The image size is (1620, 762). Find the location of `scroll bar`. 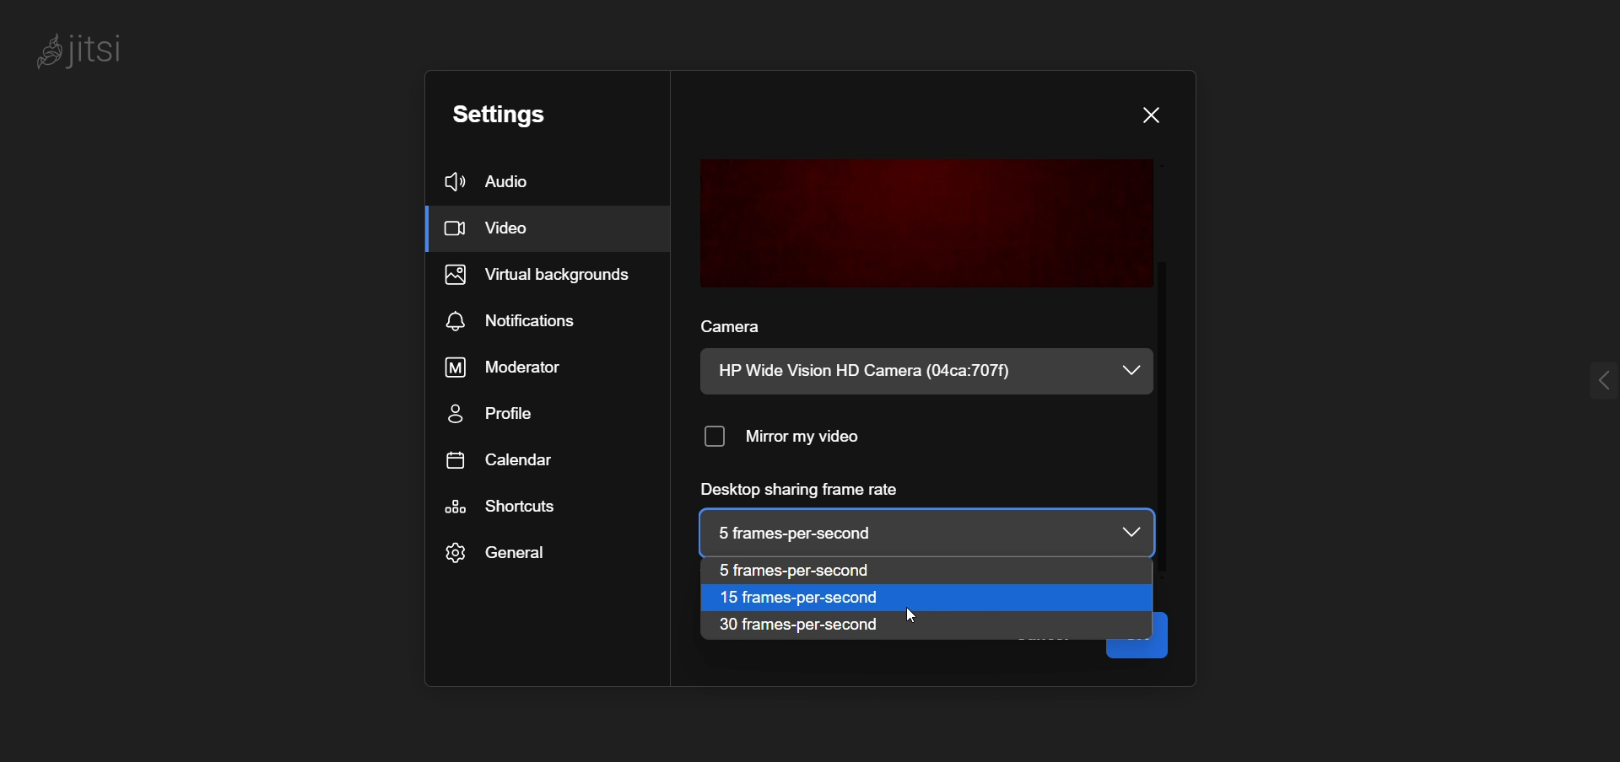

scroll bar is located at coordinates (1178, 351).